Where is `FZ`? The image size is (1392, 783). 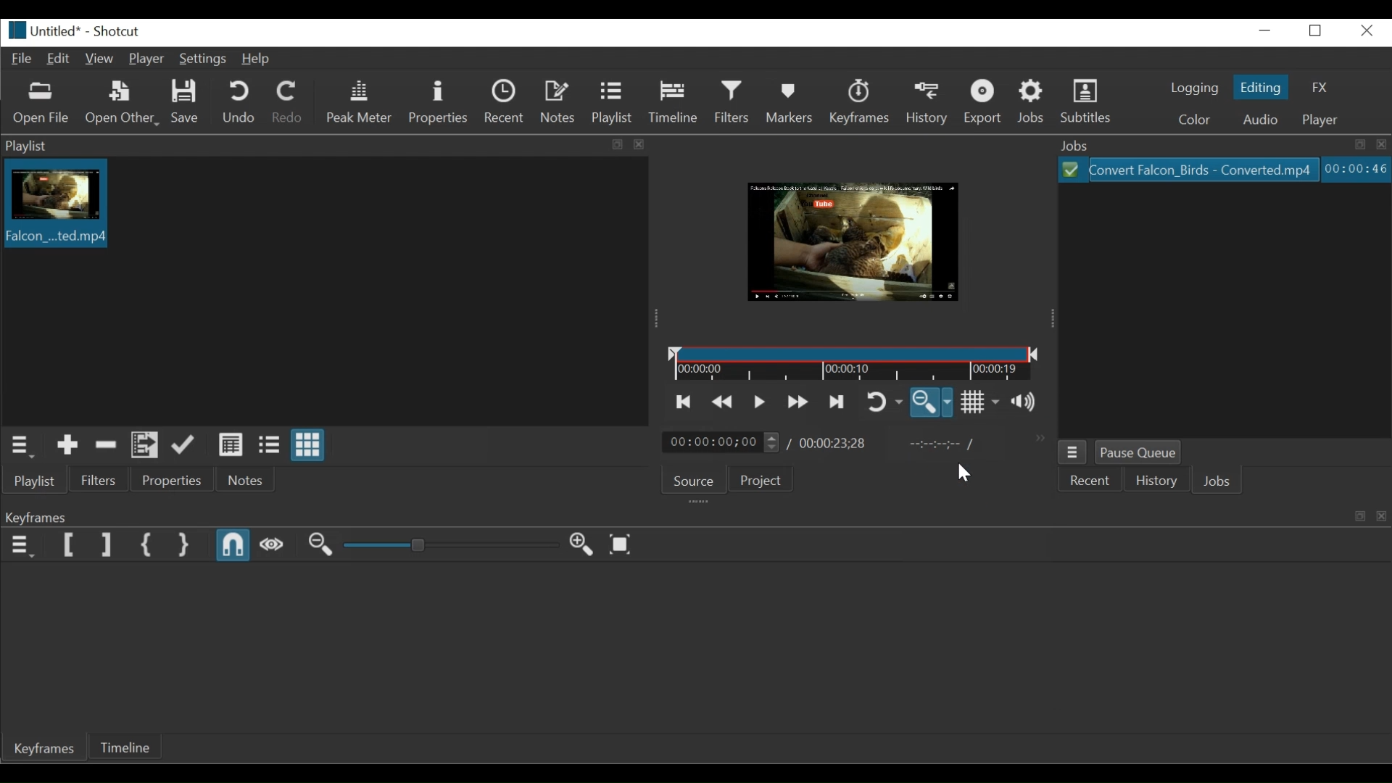
FZ is located at coordinates (1320, 86).